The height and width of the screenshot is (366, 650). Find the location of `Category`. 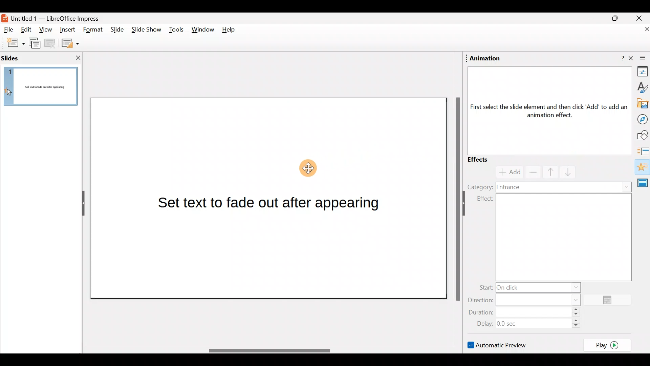

Category is located at coordinates (480, 186).